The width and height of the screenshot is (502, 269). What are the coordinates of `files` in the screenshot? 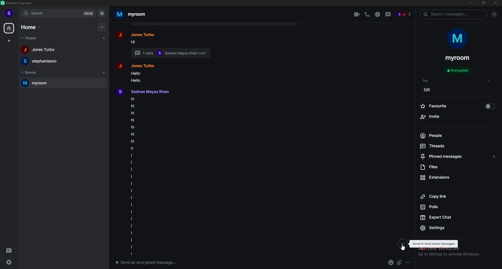 It's located at (452, 168).